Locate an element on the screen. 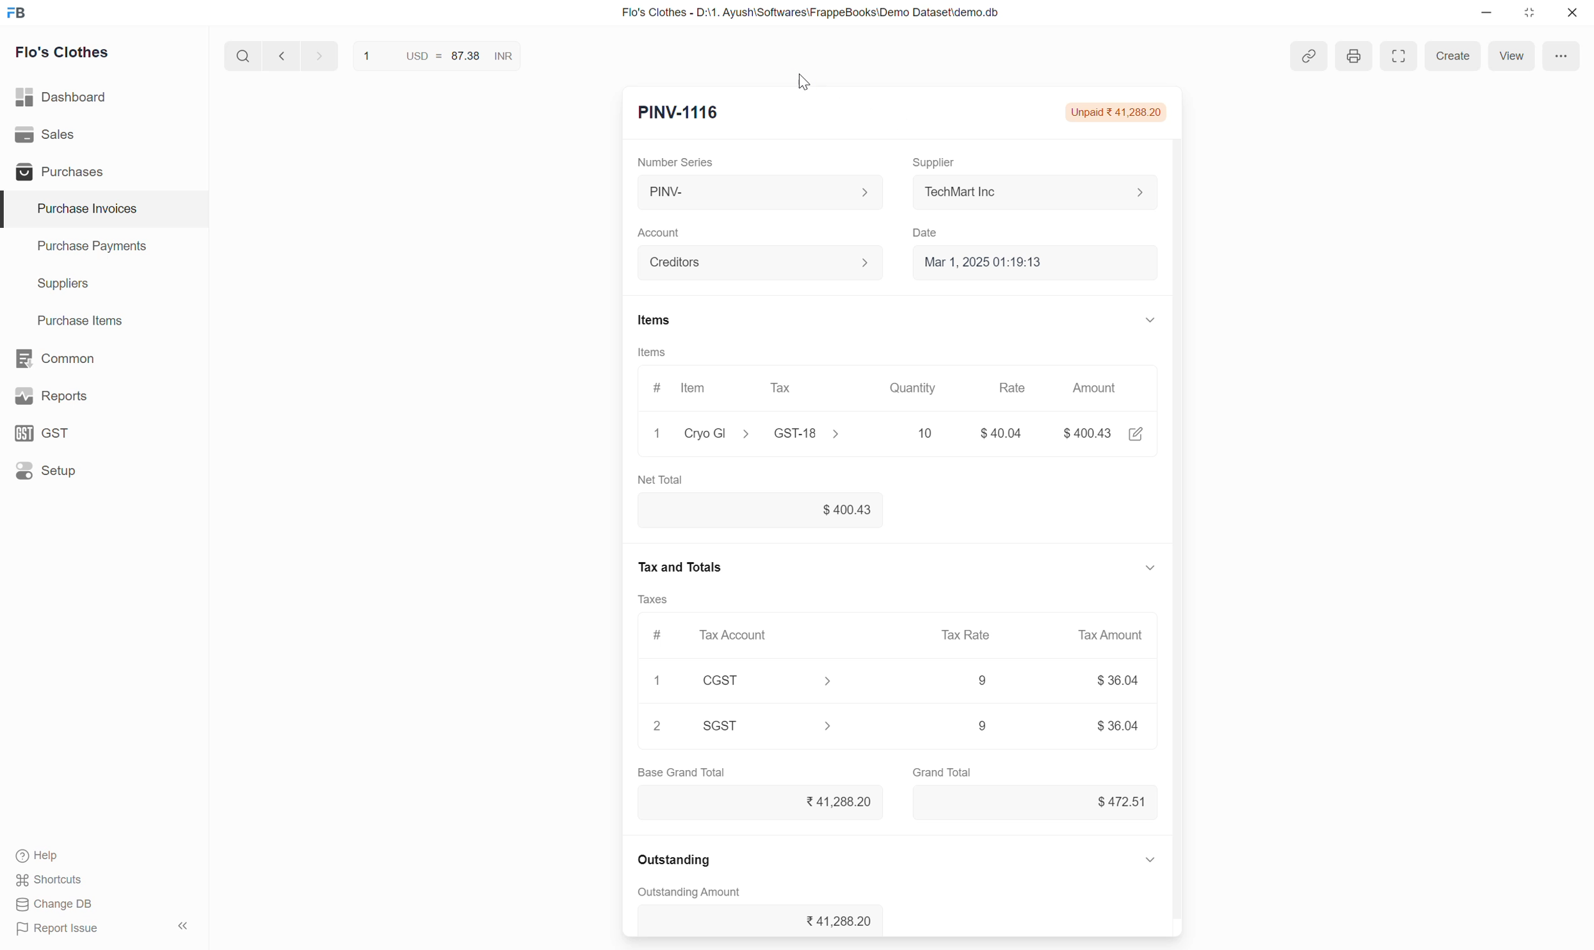 This screenshot has width=1594, height=950. View  is located at coordinates (1508, 55).